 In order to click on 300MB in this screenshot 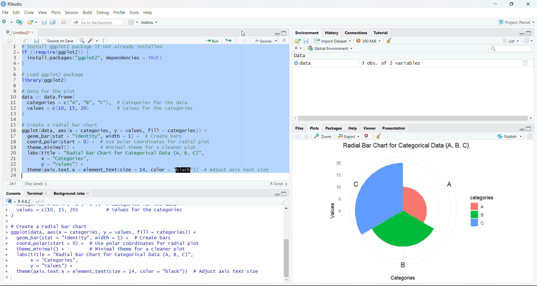, I will do `click(370, 41)`.